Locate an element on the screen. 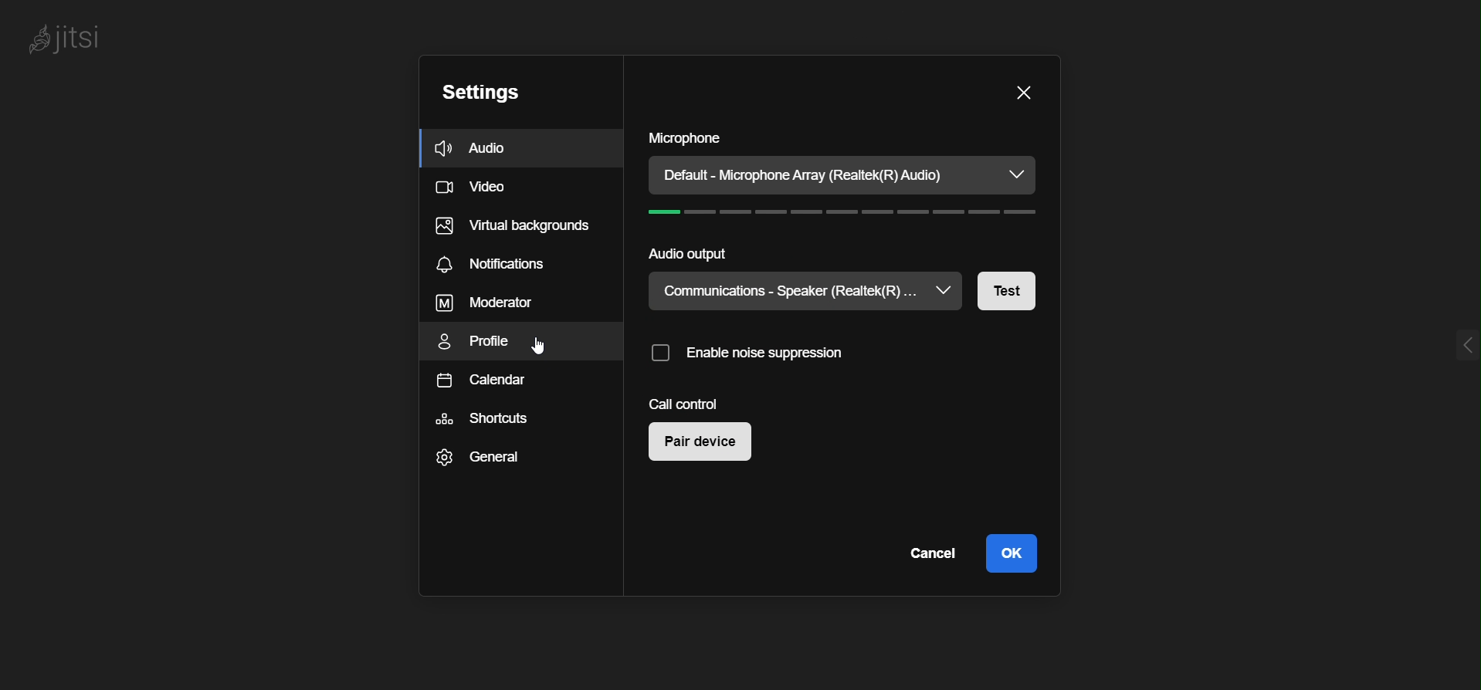 This screenshot has width=1481, height=690. notifications is located at coordinates (495, 266).